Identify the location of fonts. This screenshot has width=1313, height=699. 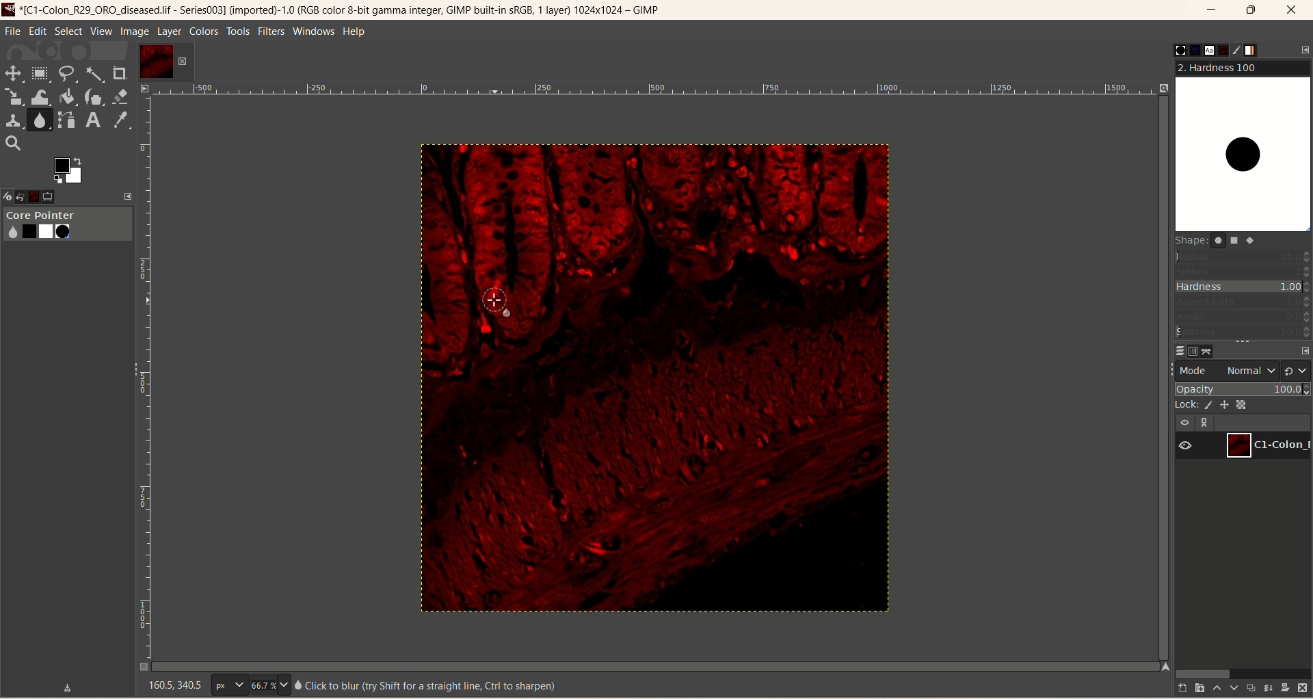
(1204, 50).